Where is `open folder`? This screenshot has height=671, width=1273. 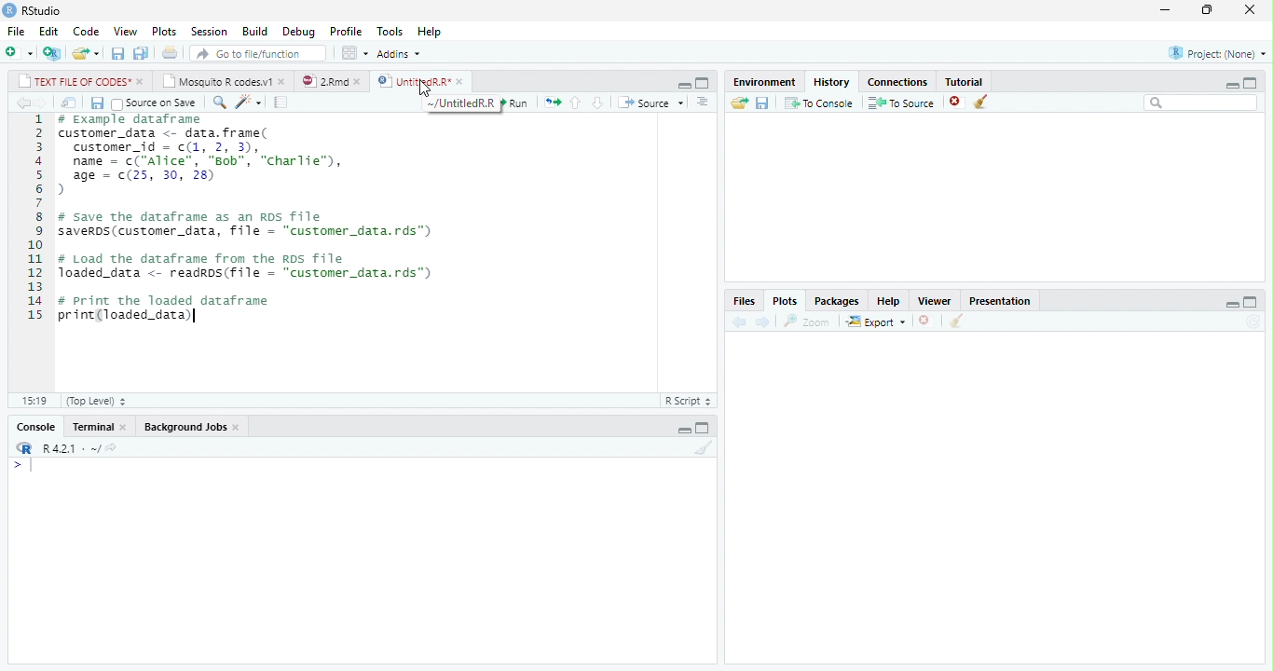 open folder is located at coordinates (740, 103).